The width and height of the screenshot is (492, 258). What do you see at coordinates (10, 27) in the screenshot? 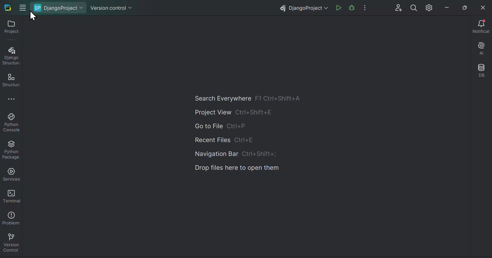
I see `Projects` at bounding box center [10, 27].